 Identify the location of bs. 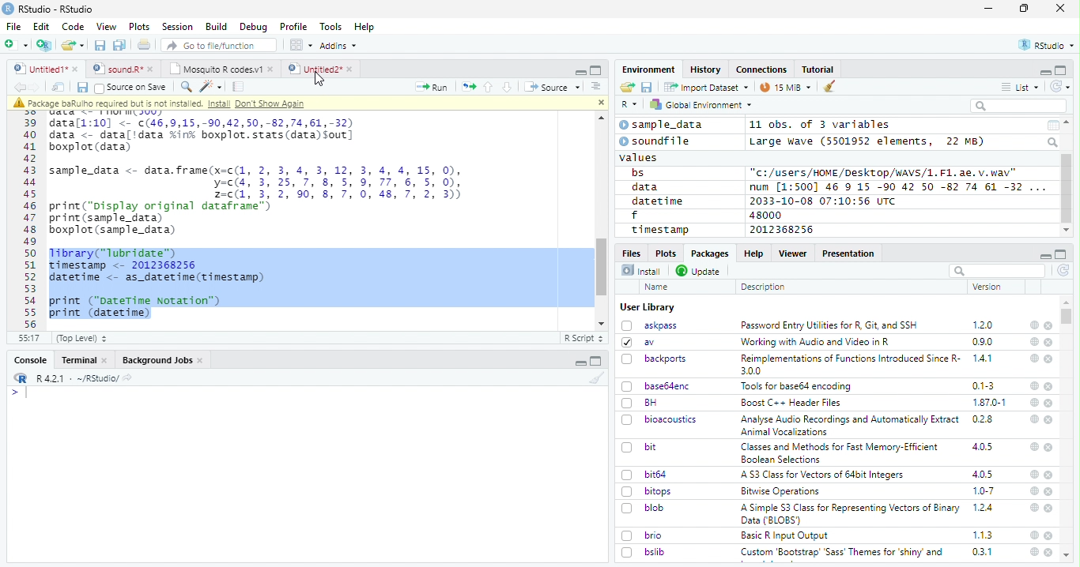
(638, 173).